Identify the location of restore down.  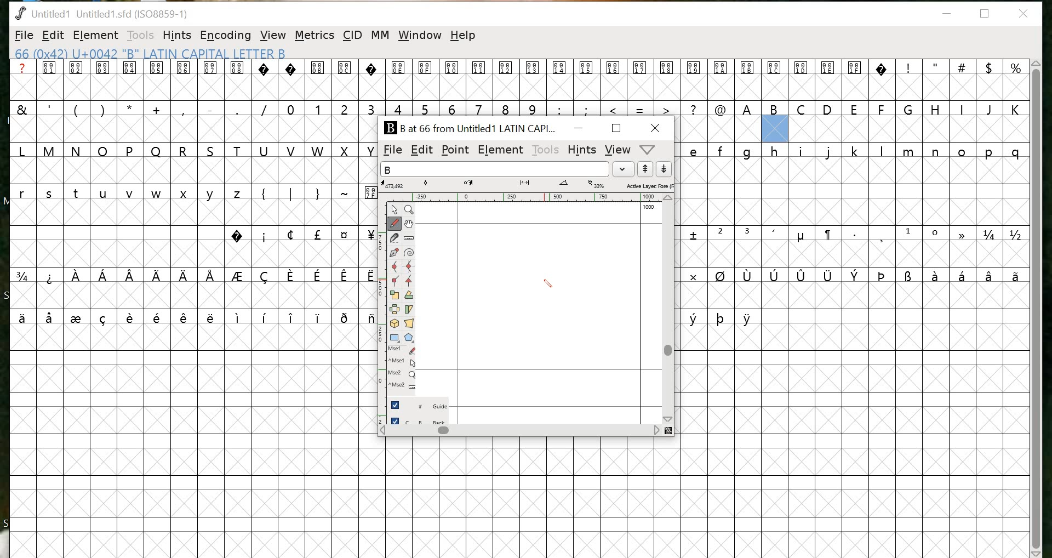
(985, 14).